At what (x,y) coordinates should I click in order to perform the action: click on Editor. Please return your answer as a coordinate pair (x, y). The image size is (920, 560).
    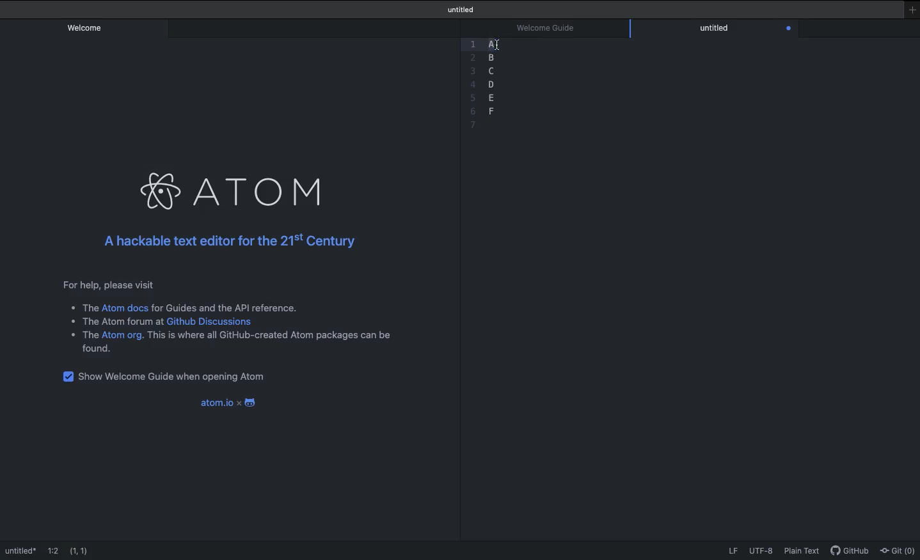
    Looking at the image, I should click on (716, 27).